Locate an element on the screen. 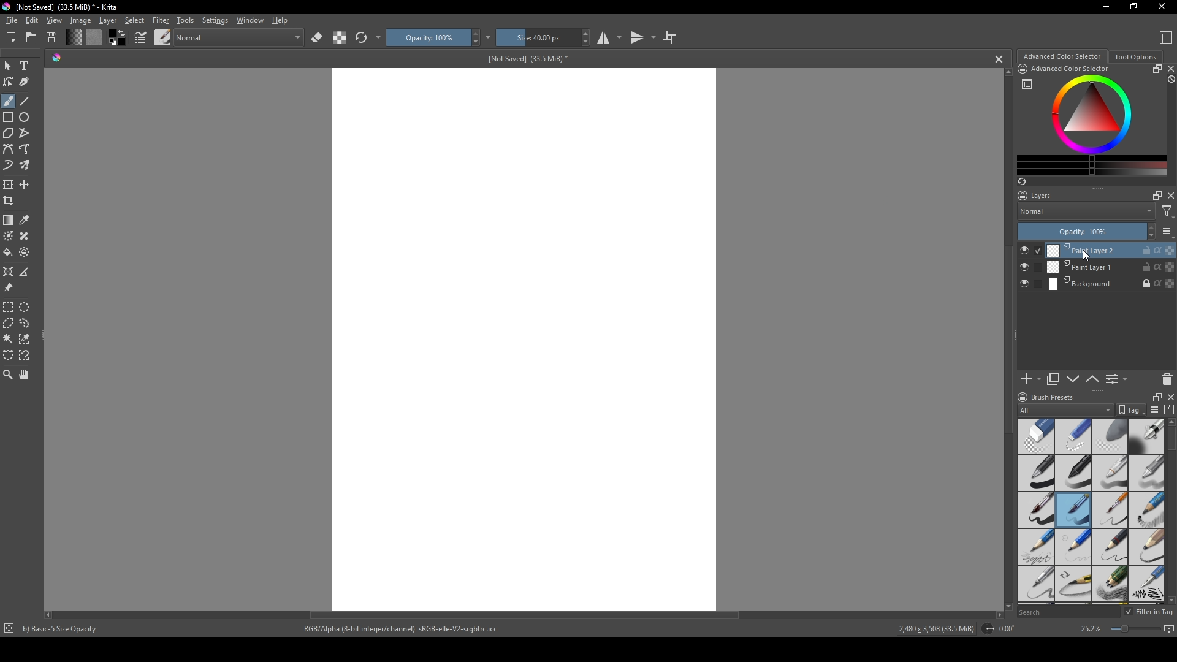  Filter is located at coordinates (160, 20).